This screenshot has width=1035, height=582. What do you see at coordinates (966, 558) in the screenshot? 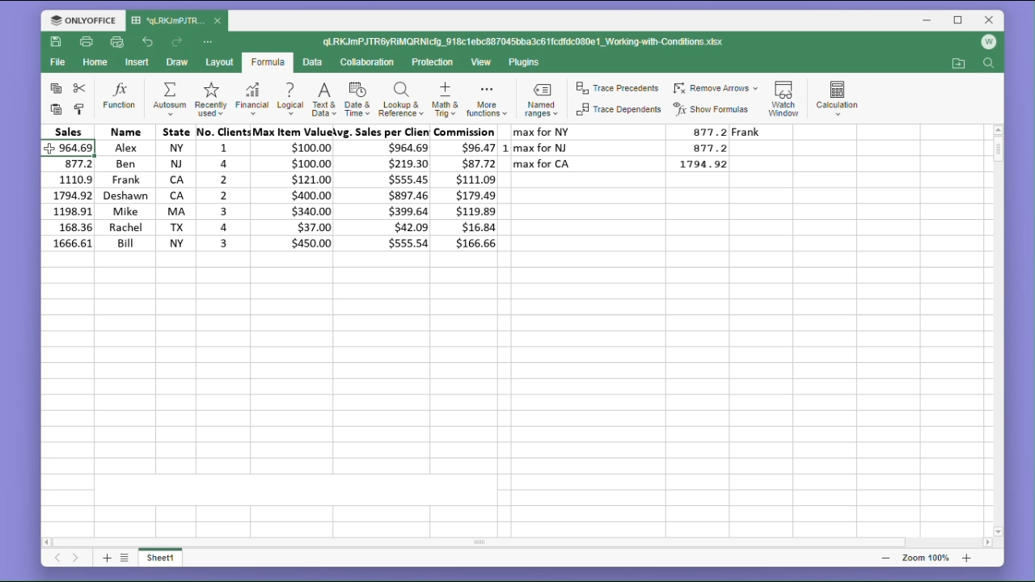
I see `zoom in` at bounding box center [966, 558].